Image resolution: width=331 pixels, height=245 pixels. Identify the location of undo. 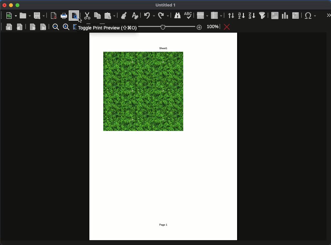
(149, 16).